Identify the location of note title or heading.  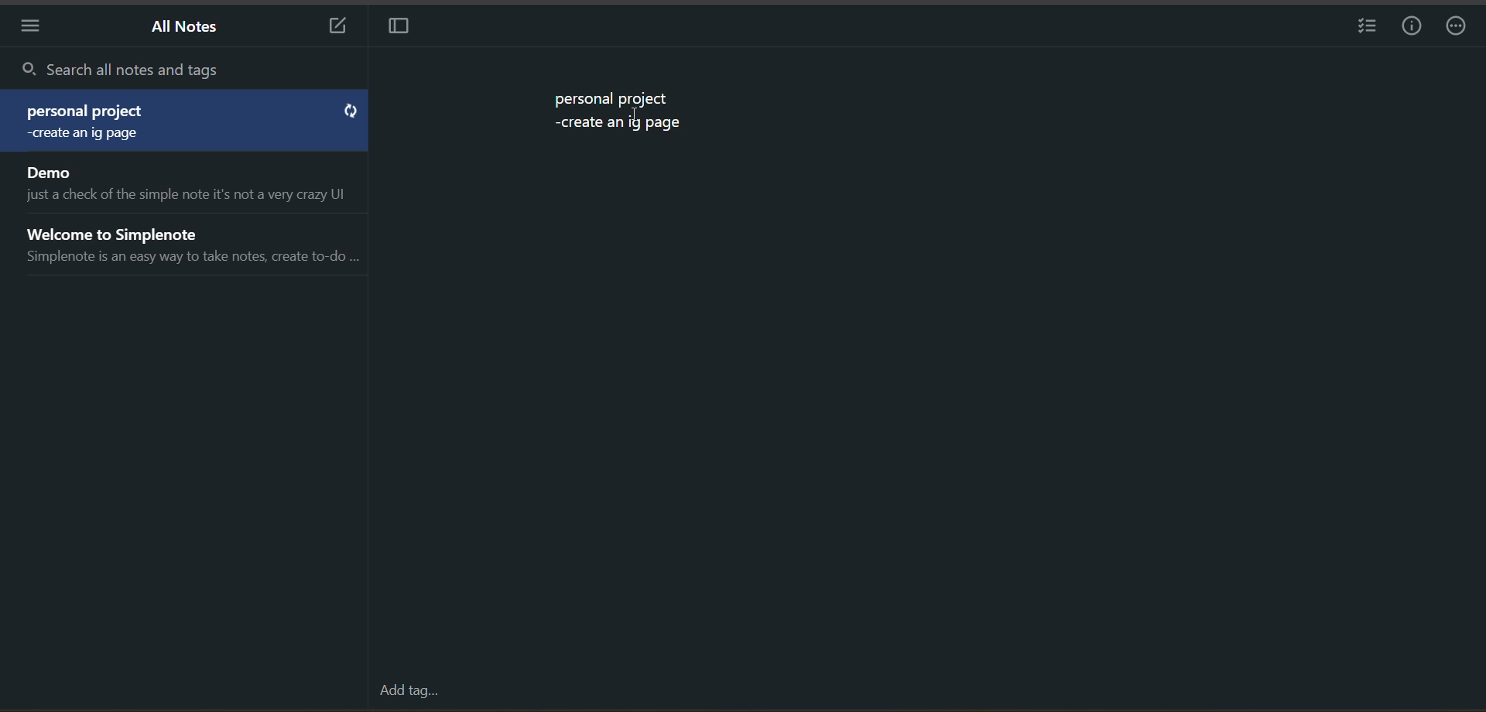
(86, 111).